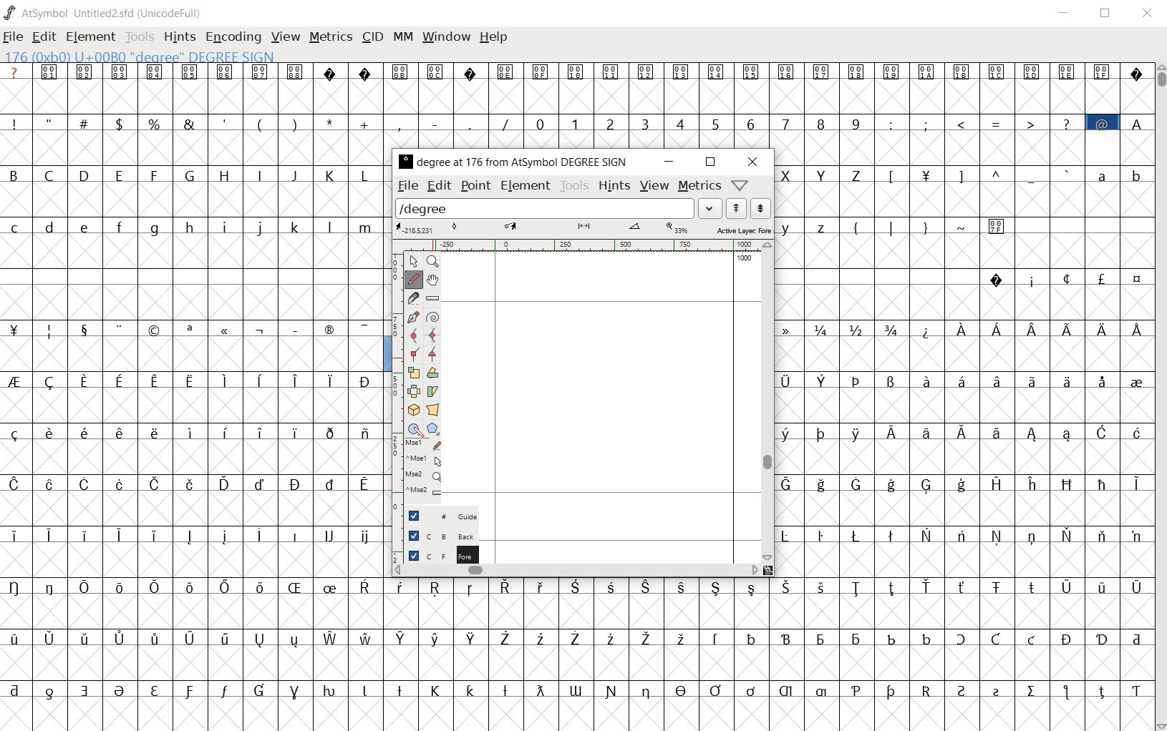 This screenshot has height=731, width=1167. I want to click on empty glyph slots, so click(966, 147).